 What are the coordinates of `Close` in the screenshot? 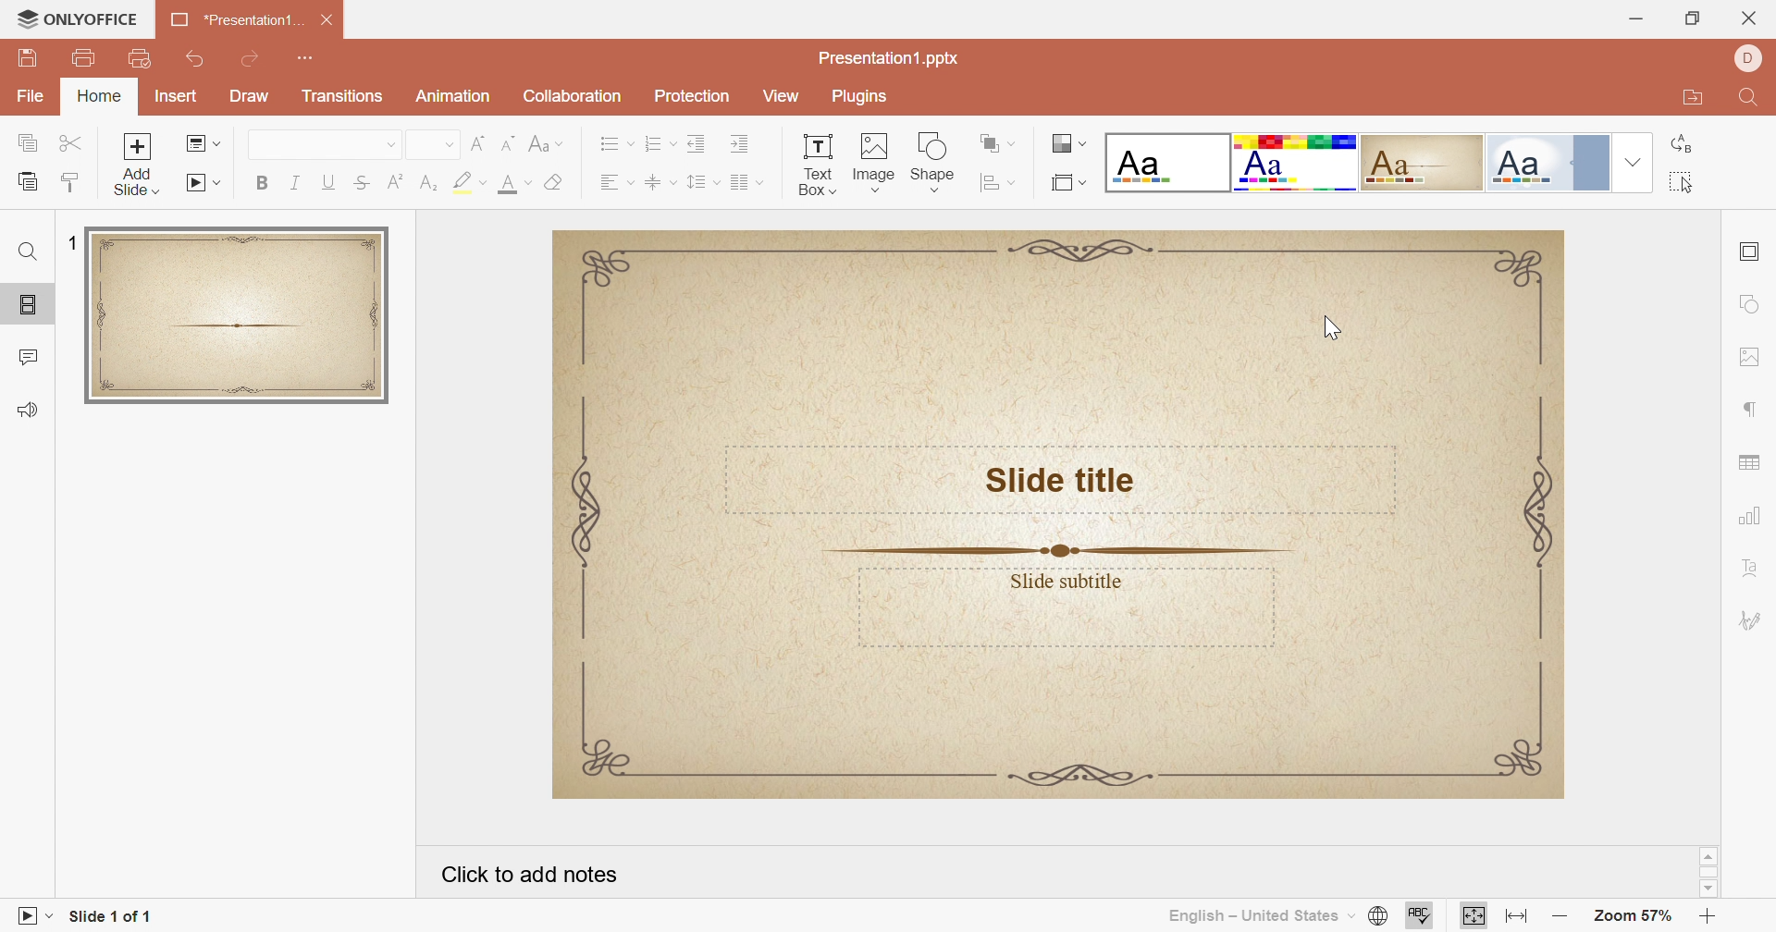 It's located at (1751, 17).